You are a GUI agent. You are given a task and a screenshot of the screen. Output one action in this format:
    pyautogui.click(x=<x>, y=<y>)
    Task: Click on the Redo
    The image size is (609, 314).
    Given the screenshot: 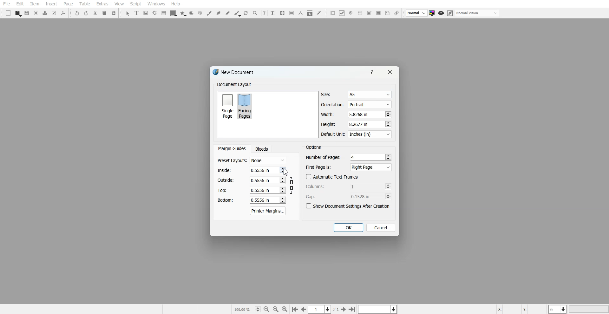 What is the action you would take?
    pyautogui.click(x=86, y=13)
    